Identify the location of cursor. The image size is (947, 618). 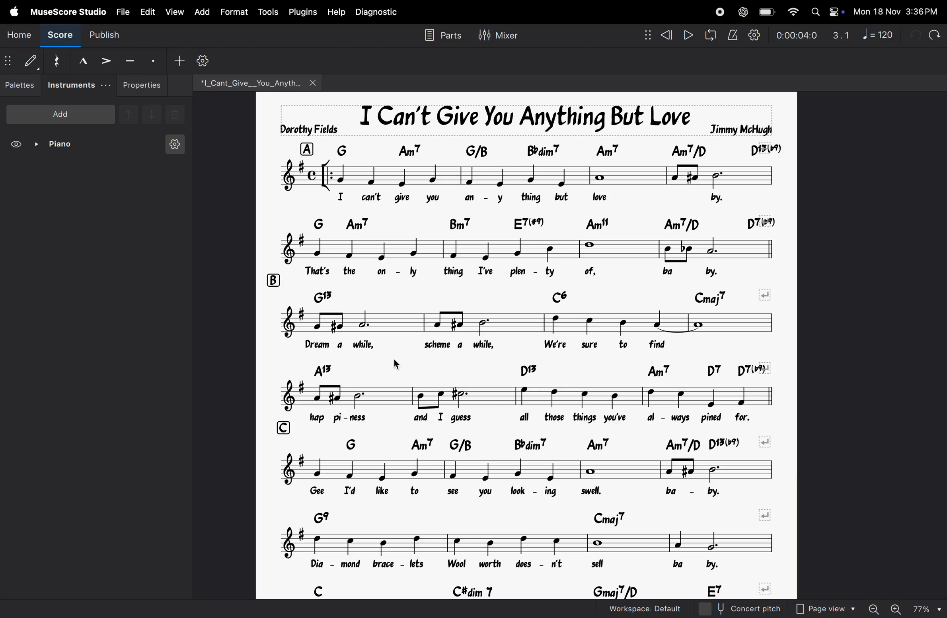
(395, 364).